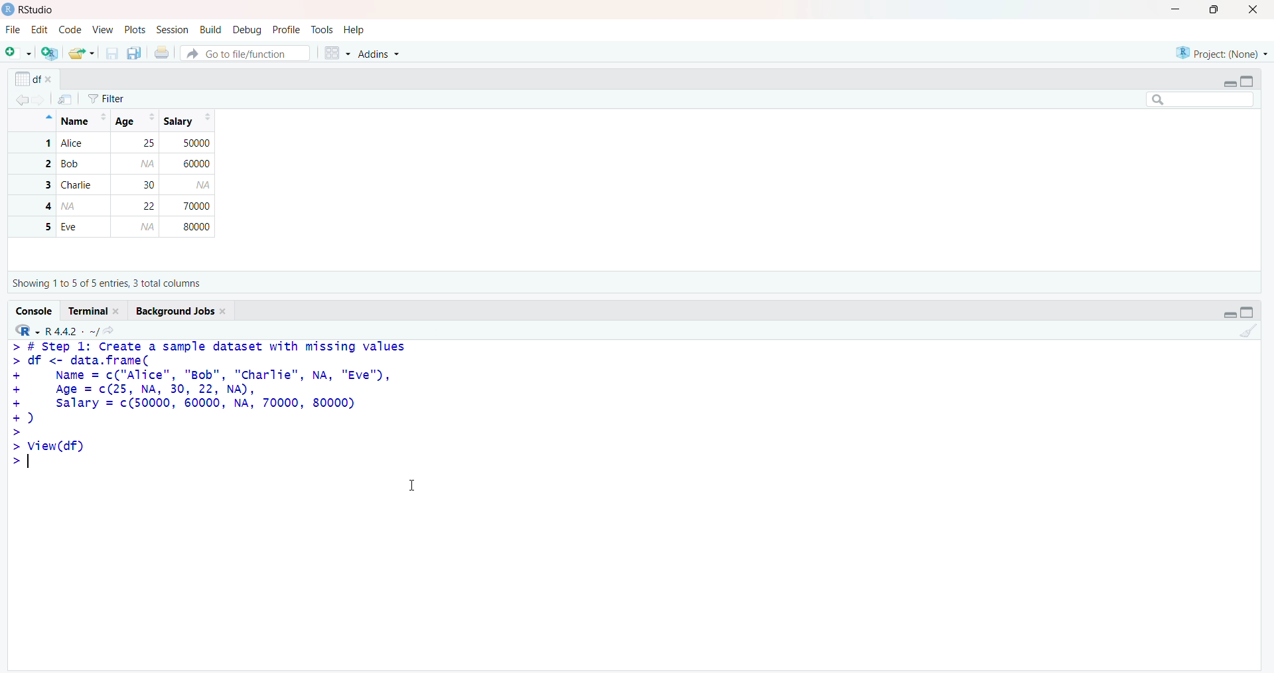  Describe the element at coordinates (68, 30) in the screenshot. I see `Code` at that location.